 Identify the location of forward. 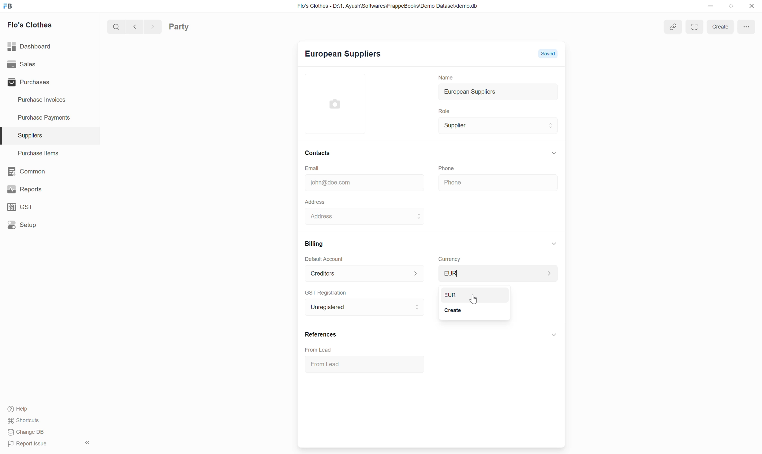
(151, 26).